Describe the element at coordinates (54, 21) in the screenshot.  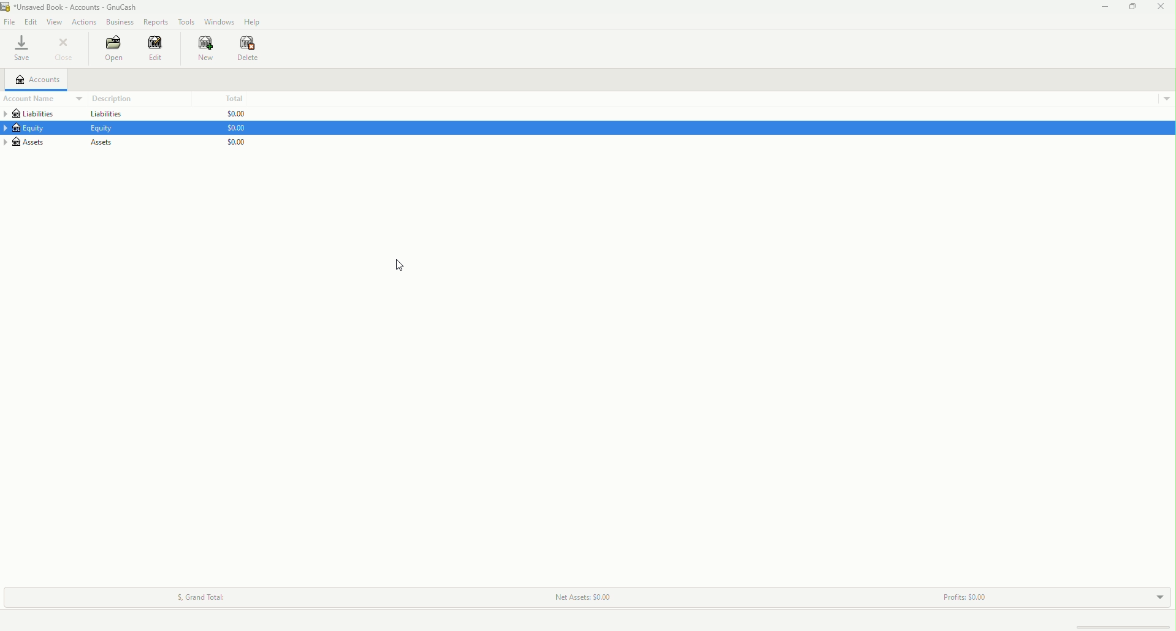
I see `View` at that location.